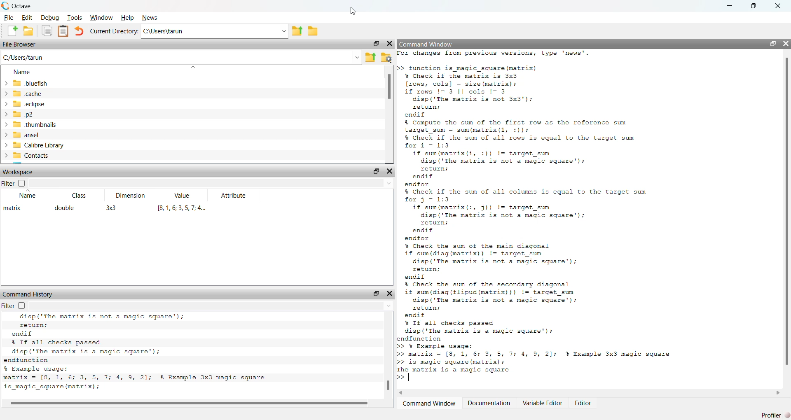 The image size is (791, 420). Describe the element at coordinates (189, 402) in the screenshot. I see `scroll bar` at that location.